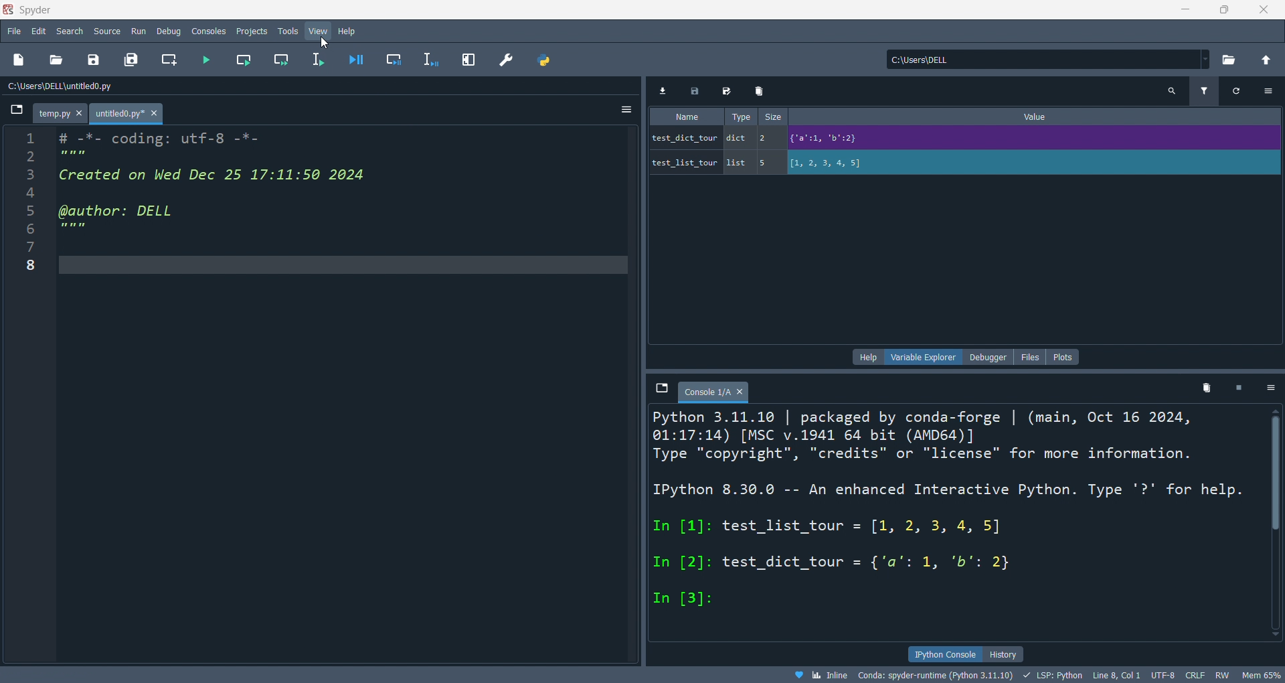 Image resolution: width=1285 pixels, height=683 pixels. Describe the element at coordinates (544, 60) in the screenshot. I see `python path manager` at that location.